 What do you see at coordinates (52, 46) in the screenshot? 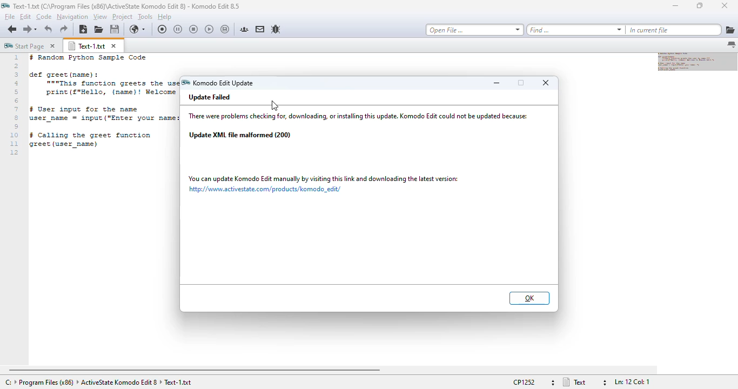
I see `close tab` at bounding box center [52, 46].